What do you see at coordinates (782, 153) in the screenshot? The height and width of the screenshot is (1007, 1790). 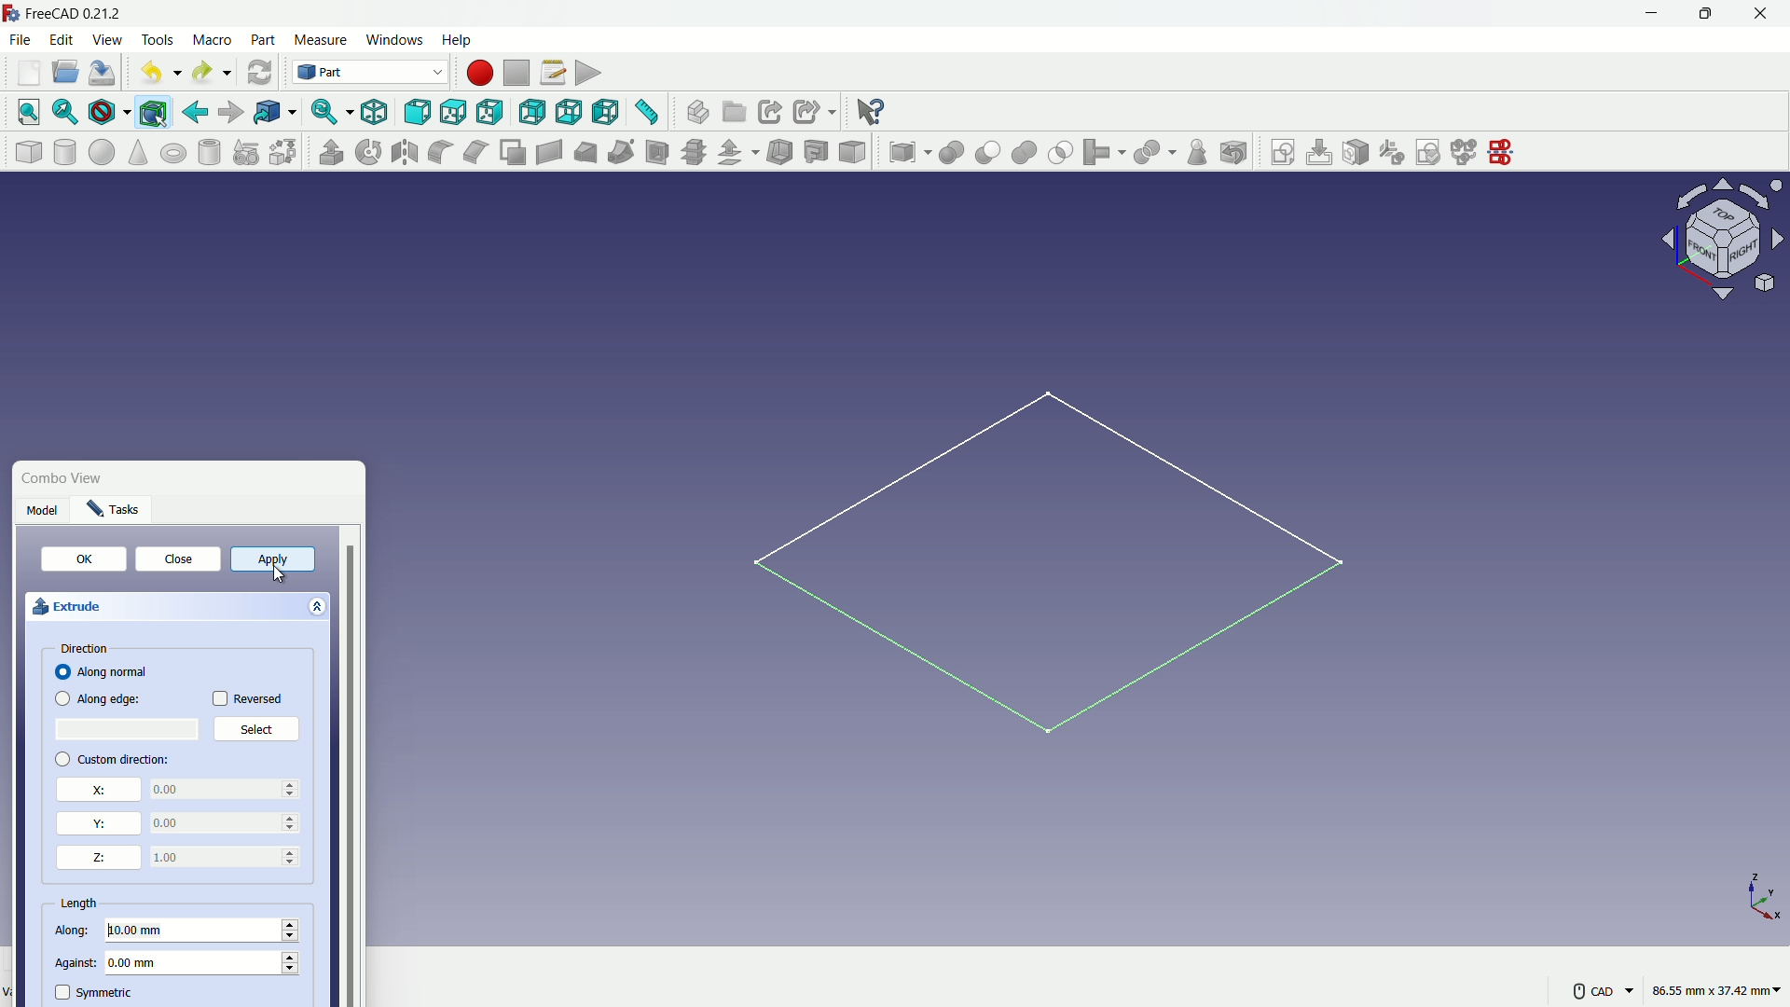 I see `thickness` at bounding box center [782, 153].